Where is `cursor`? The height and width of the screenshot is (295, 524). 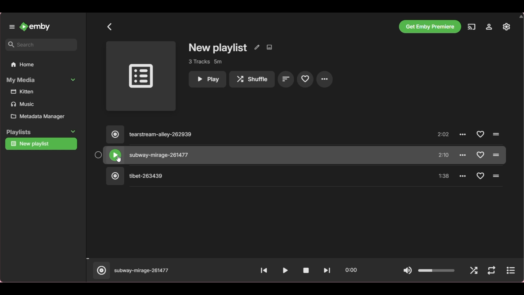
cursor is located at coordinates (118, 158).